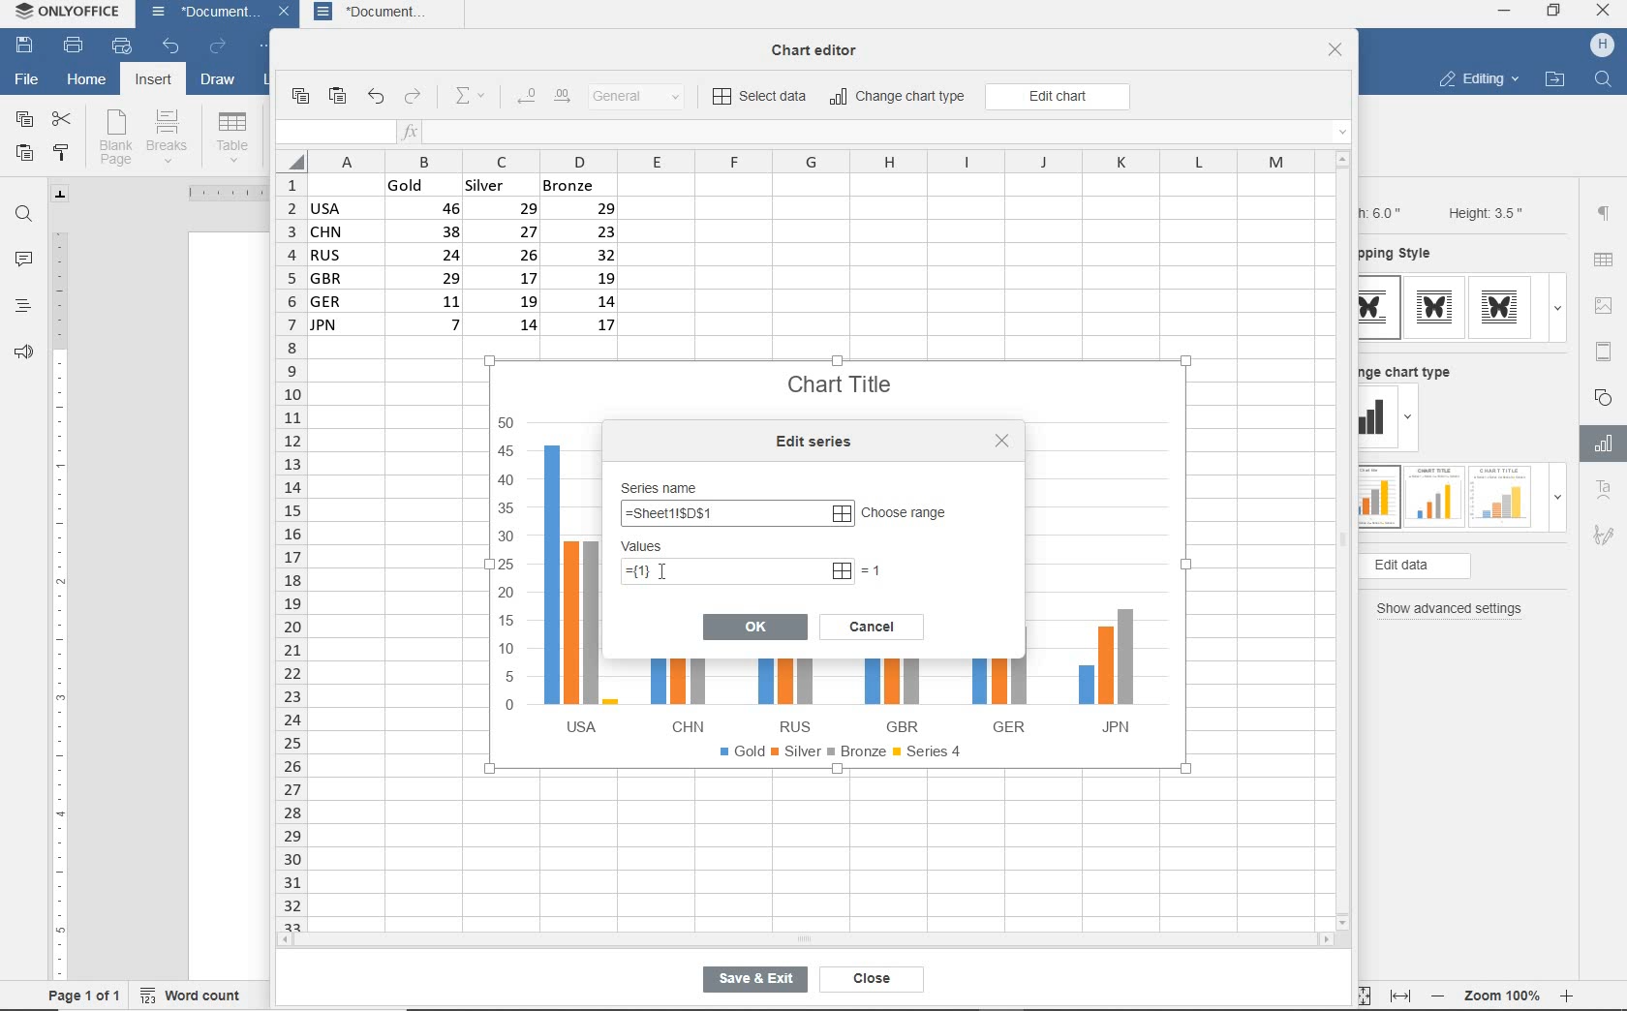  I want to click on close, so click(1335, 51).